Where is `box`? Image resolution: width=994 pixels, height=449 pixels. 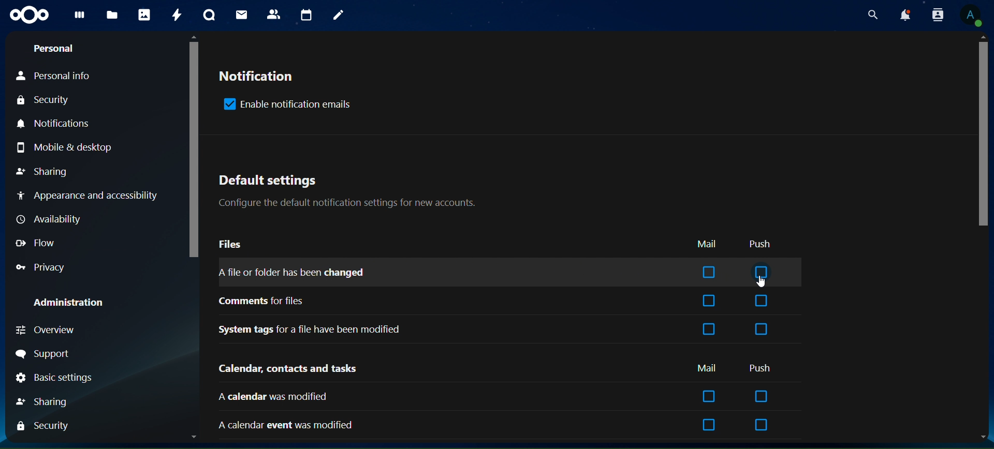 box is located at coordinates (709, 302).